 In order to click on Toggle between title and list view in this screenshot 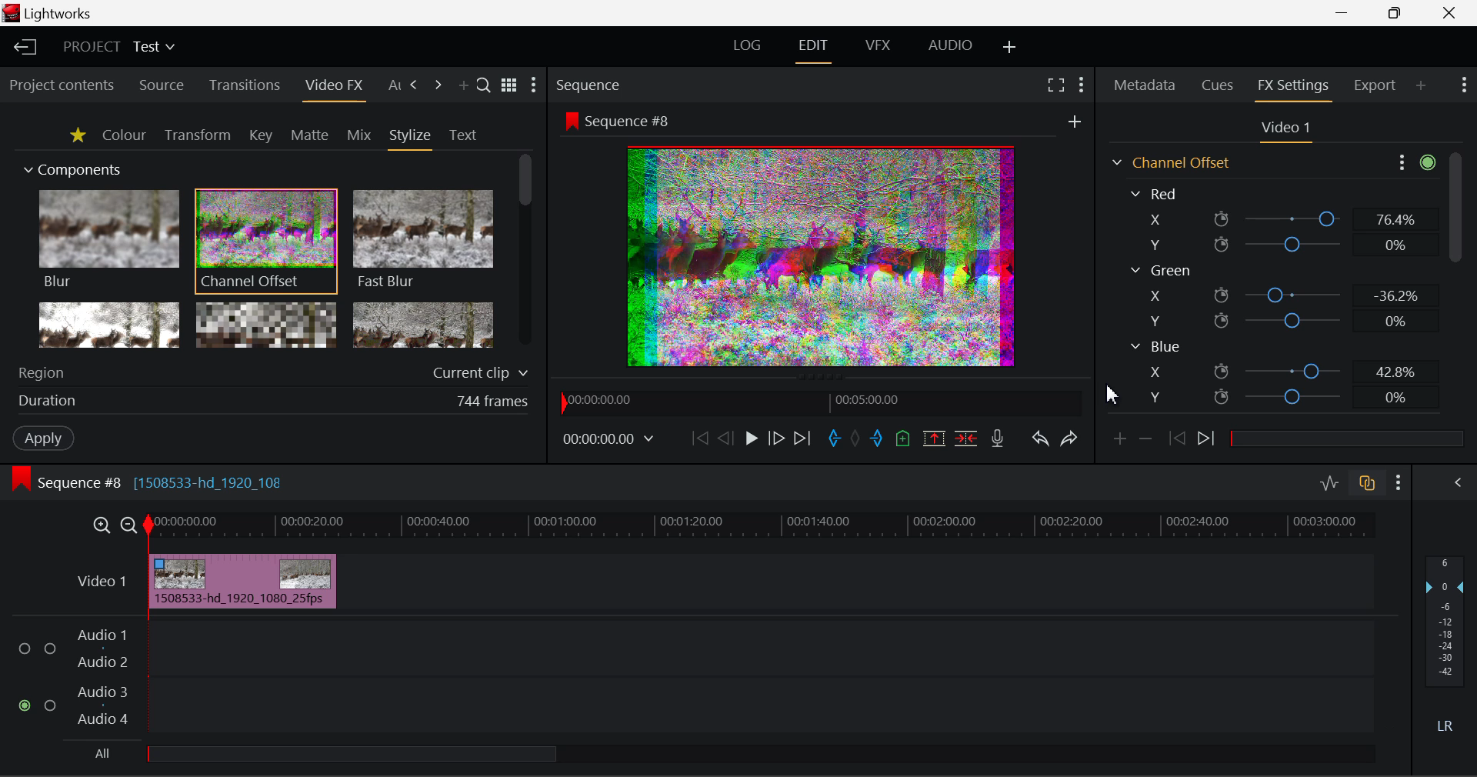, I will do `click(508, 82)`.